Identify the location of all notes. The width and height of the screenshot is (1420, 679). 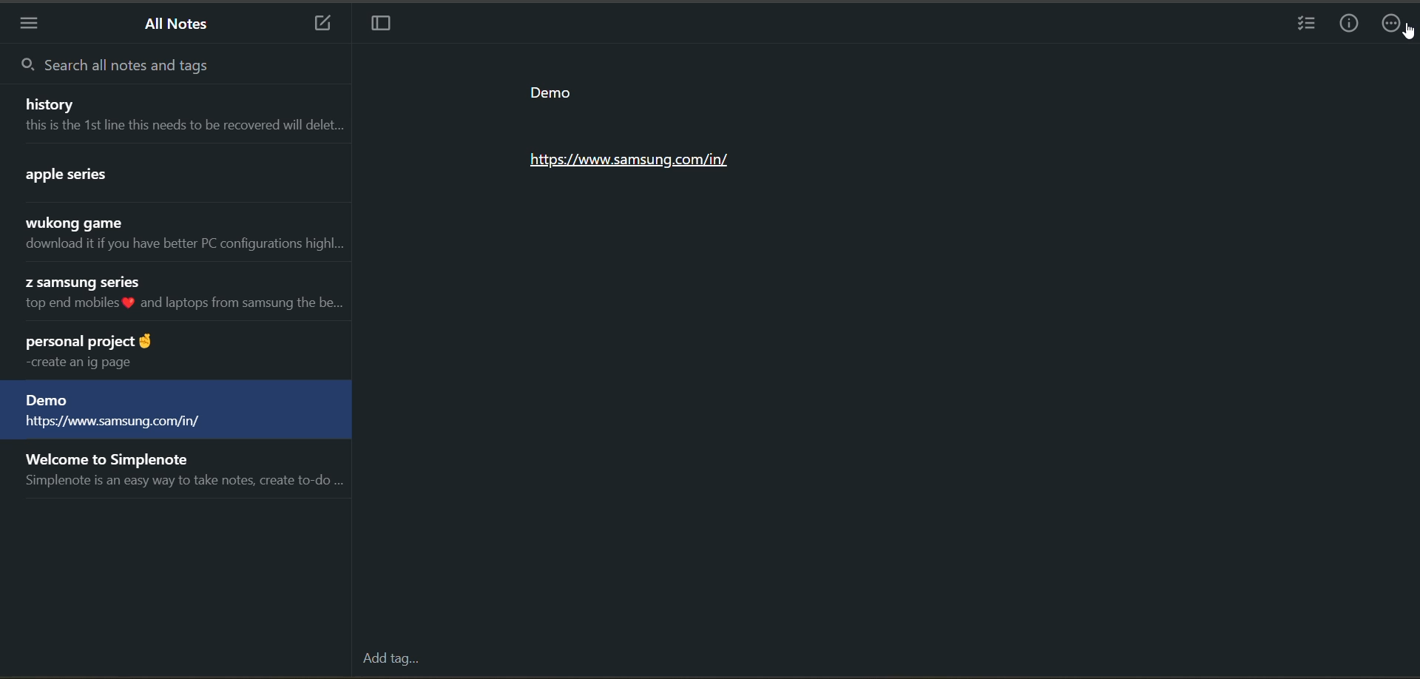
(180, 25).